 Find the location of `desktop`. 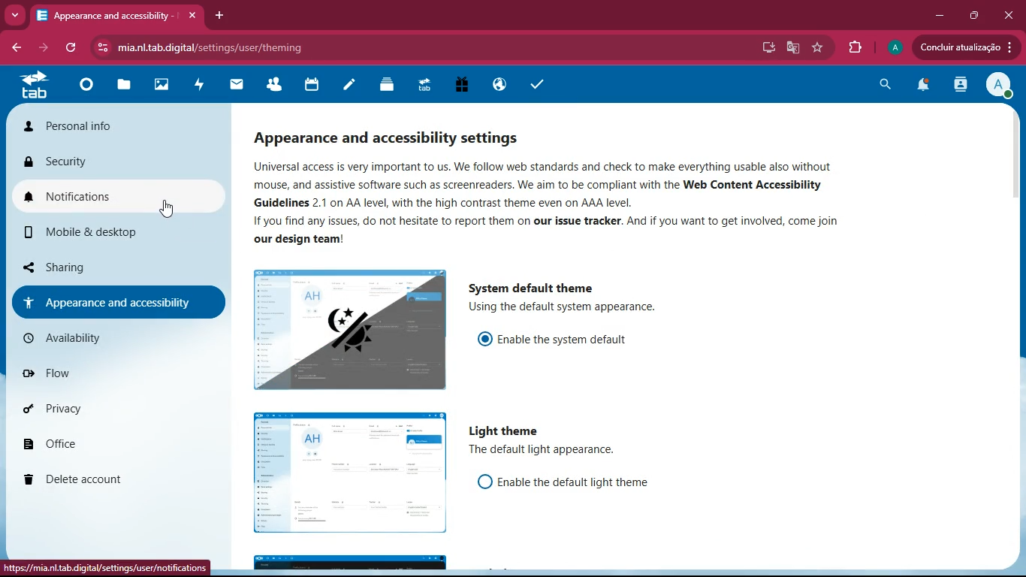

desktop is located at coordinates (766, 49).